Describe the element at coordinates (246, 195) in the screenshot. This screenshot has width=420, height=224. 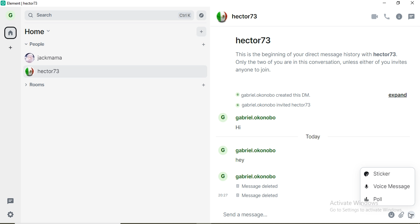
I see `text 5` at that location.